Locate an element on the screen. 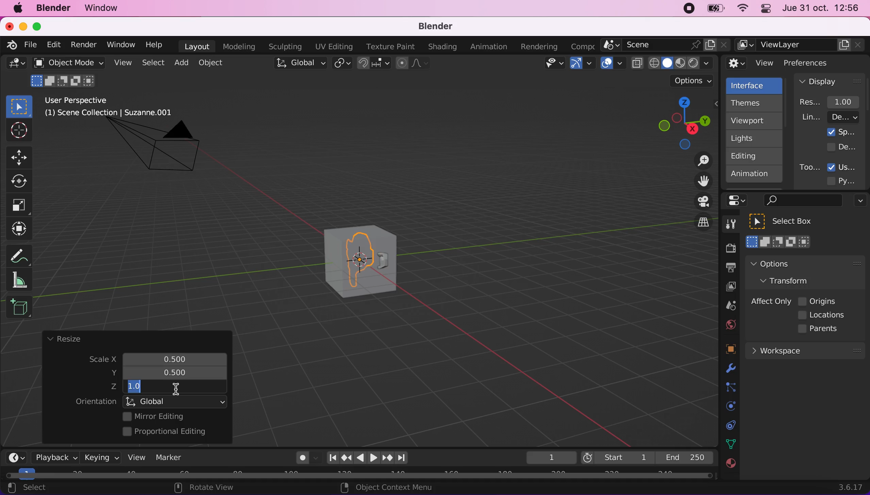  animation is located at coordinates (755, 176).